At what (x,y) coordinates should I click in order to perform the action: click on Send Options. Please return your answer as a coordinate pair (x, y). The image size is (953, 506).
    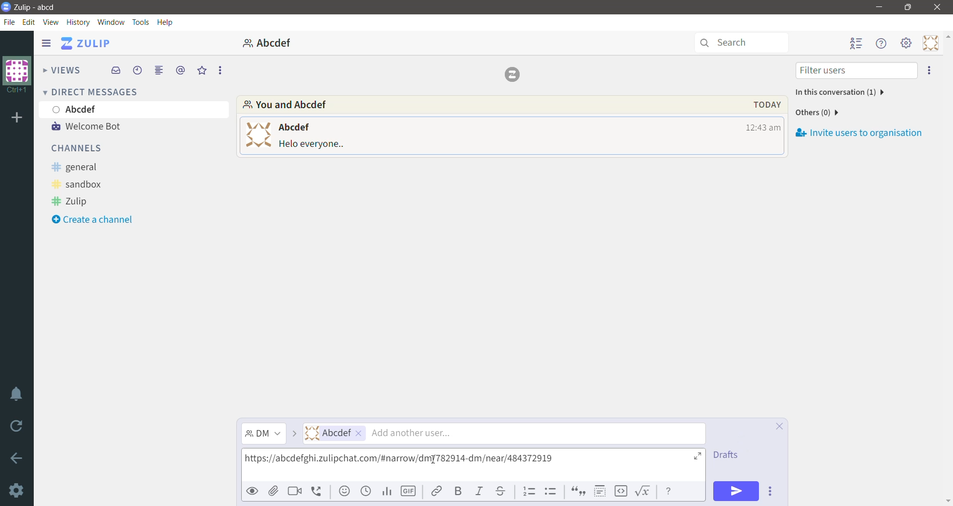
    Looking at the image, I should click on (770, 491).